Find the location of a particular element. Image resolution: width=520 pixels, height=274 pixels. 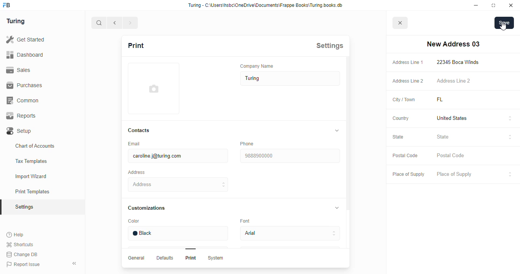

place of supply is located at coordinates (475, 175).